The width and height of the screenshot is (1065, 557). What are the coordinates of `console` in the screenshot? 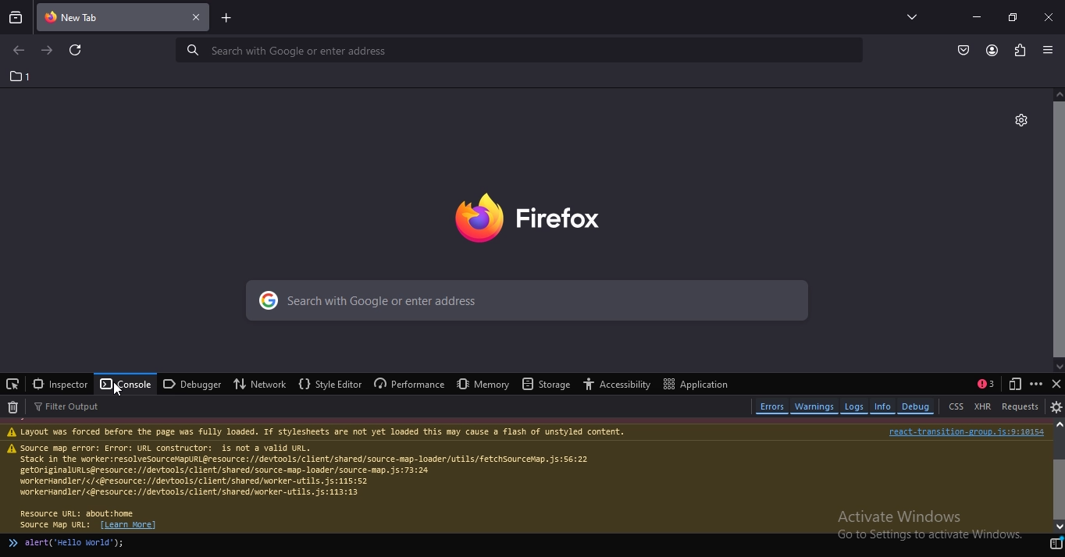 It's located at (125, 384).